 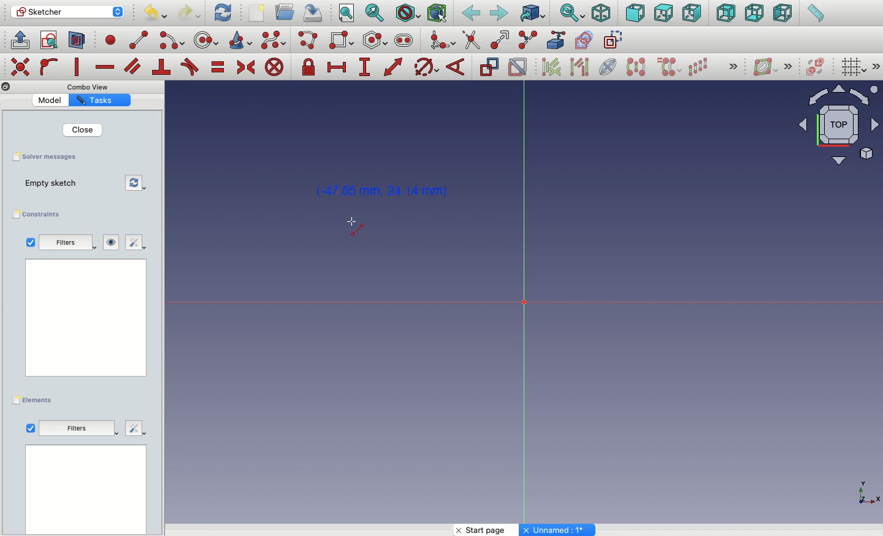 What do you see at coordinates (765, 67) in the screenshot?
I see `Show/hide B-spline information layer` at bounding box center [765, 67].